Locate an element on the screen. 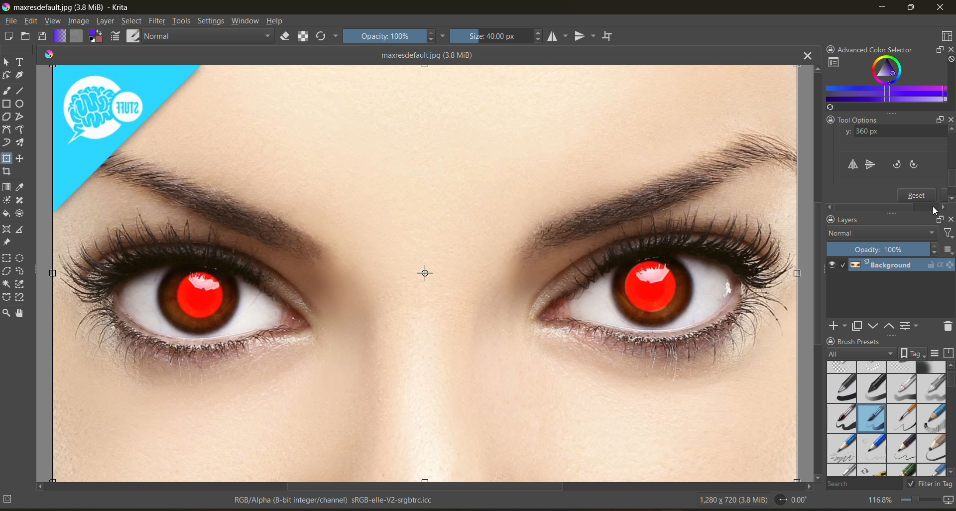 The image size is (956, 511). layer is located at coordinates (107, 21).